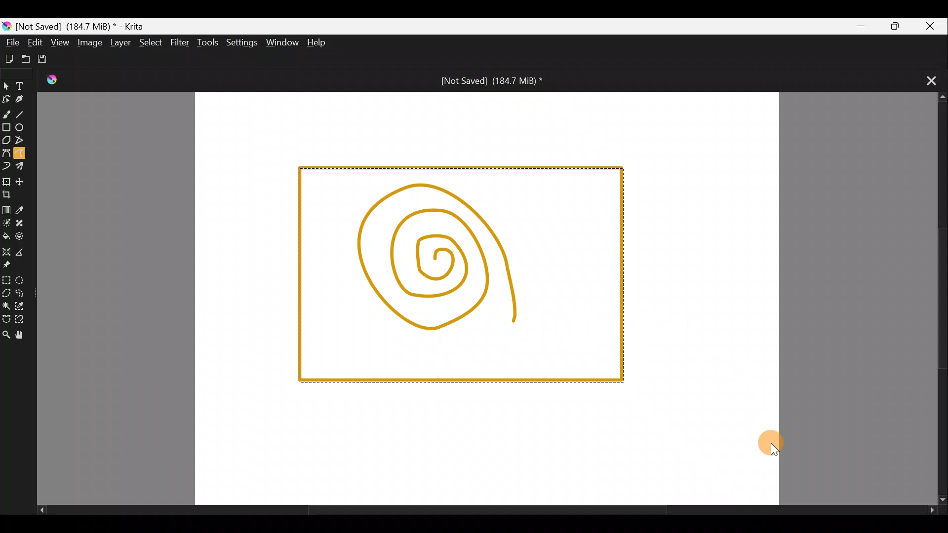 Image resolution: width=948 pixels, height=533 pixels. Describe the element at coordinates (322, 42) in the screenshot. I see `Help` at that location.